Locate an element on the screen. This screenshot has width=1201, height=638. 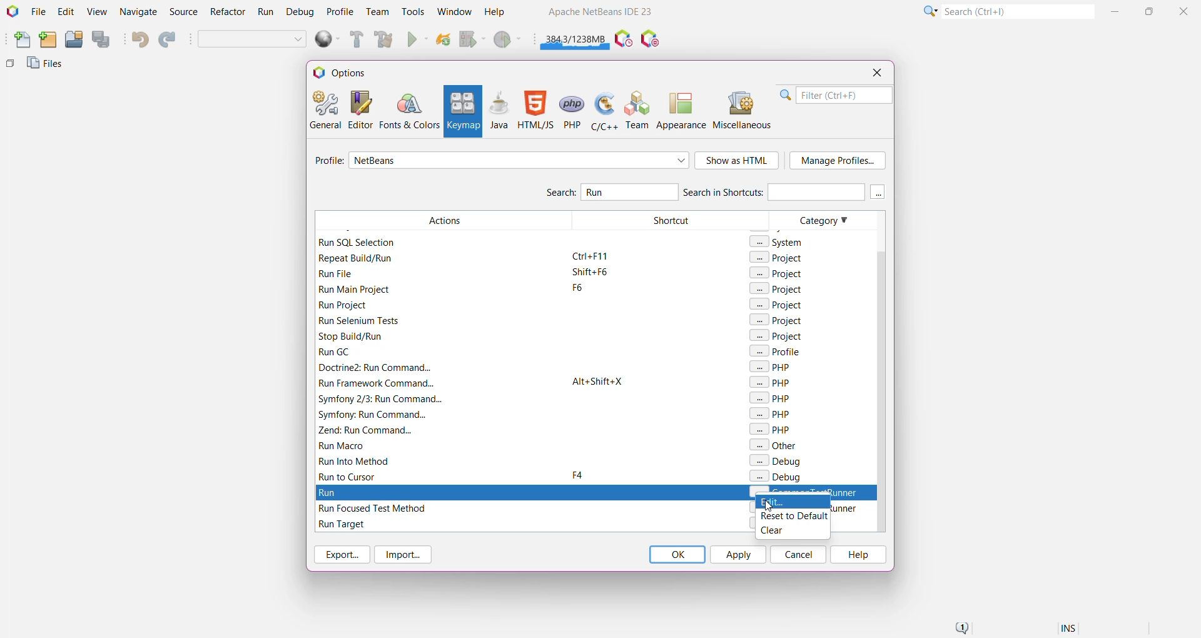
Keymap is located at coordinates (462, 111).